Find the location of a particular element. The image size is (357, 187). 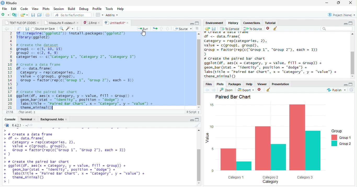

export is located at coordinates (245, 90).